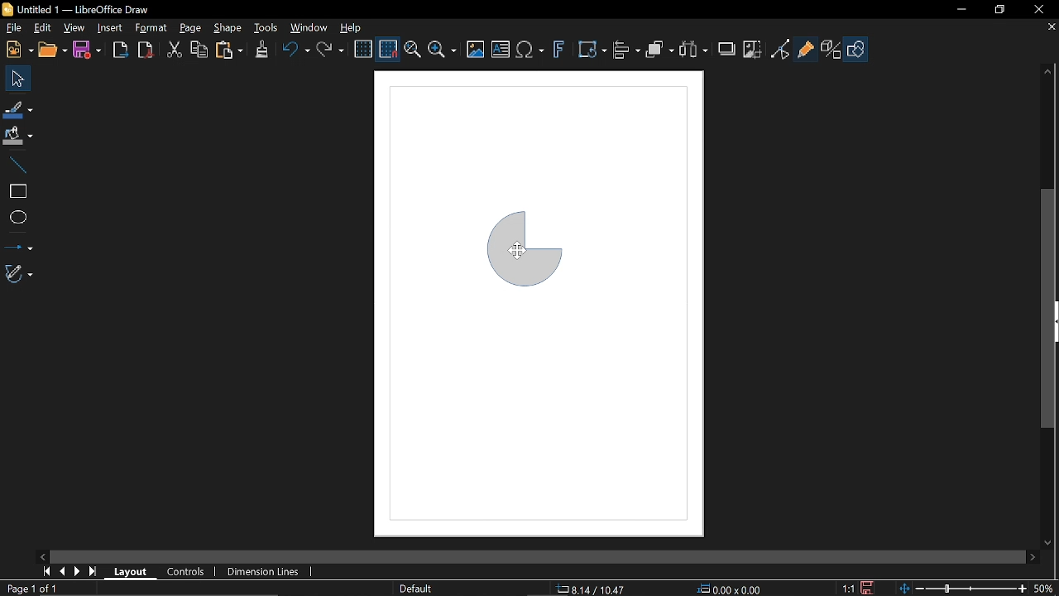 This screenshot has height=596, width=1059. Describe the element at coordinates (309, 29) in the screenshot. I see `Window` at that location.